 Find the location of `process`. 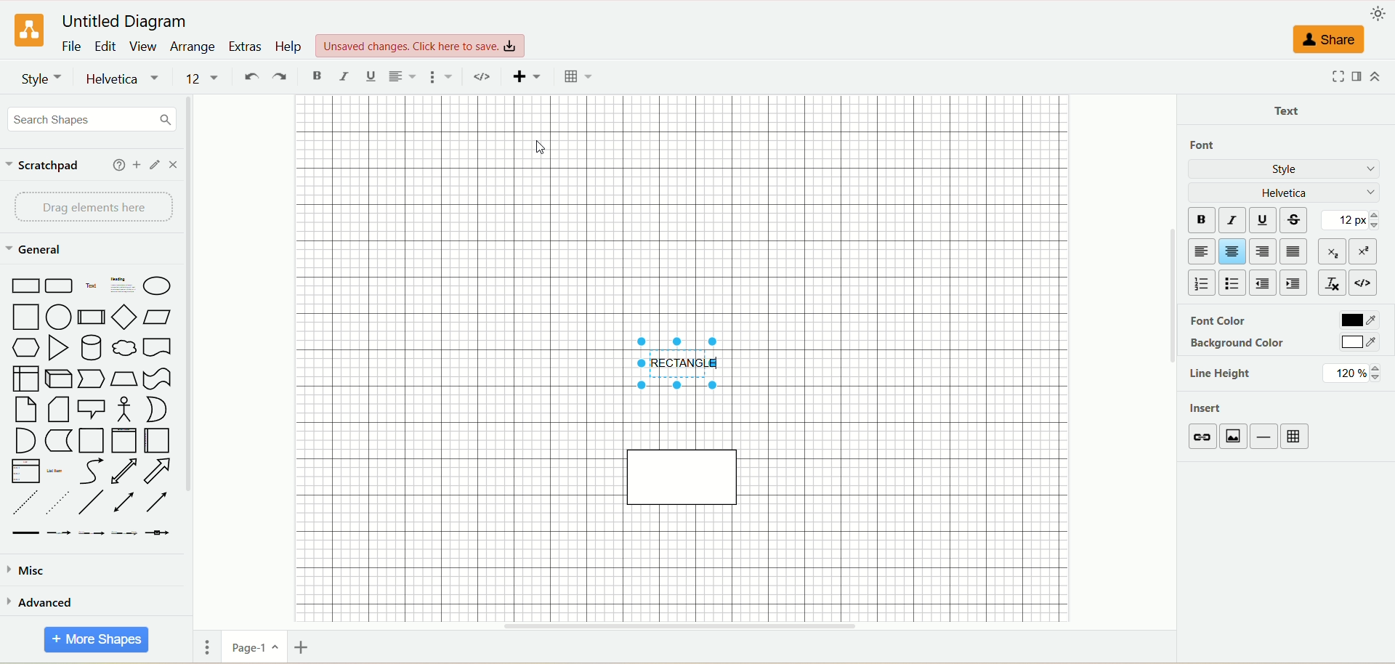

process is located at coordinates (91, 317).